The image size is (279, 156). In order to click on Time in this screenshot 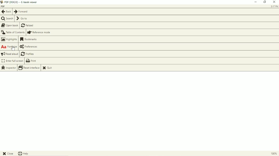, I will do `click(274, 7)`.